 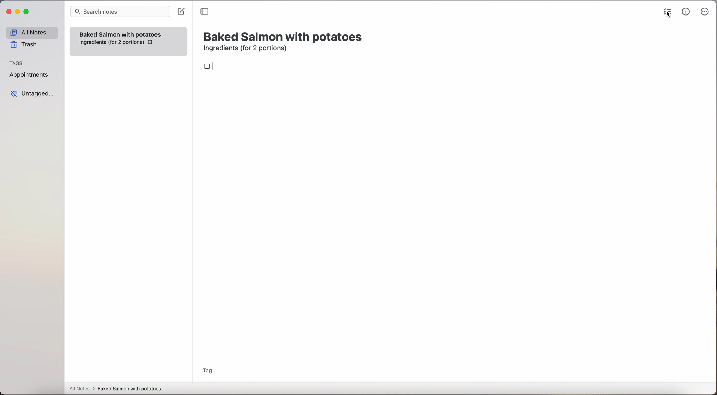 I want to click on box, so click(x=210, y=66).